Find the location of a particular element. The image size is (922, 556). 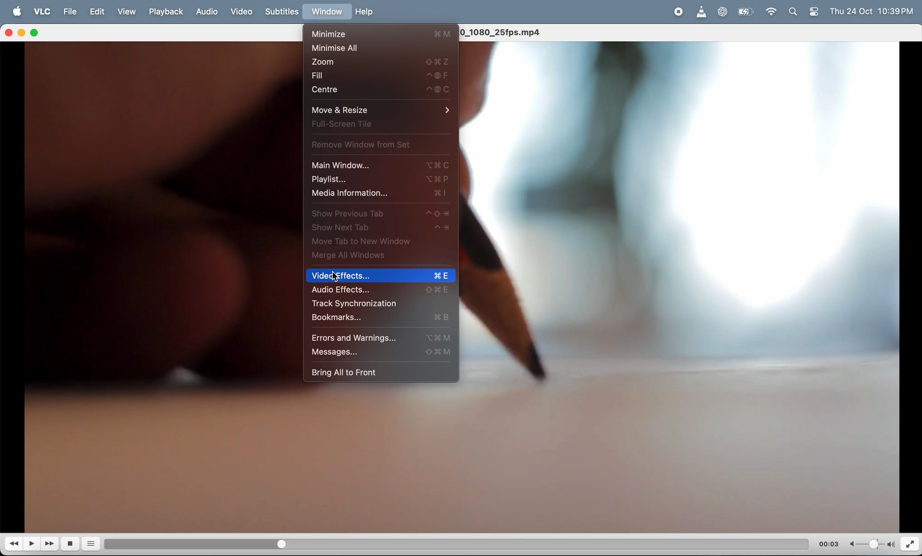

maximize is located at coordinates (38, 33).